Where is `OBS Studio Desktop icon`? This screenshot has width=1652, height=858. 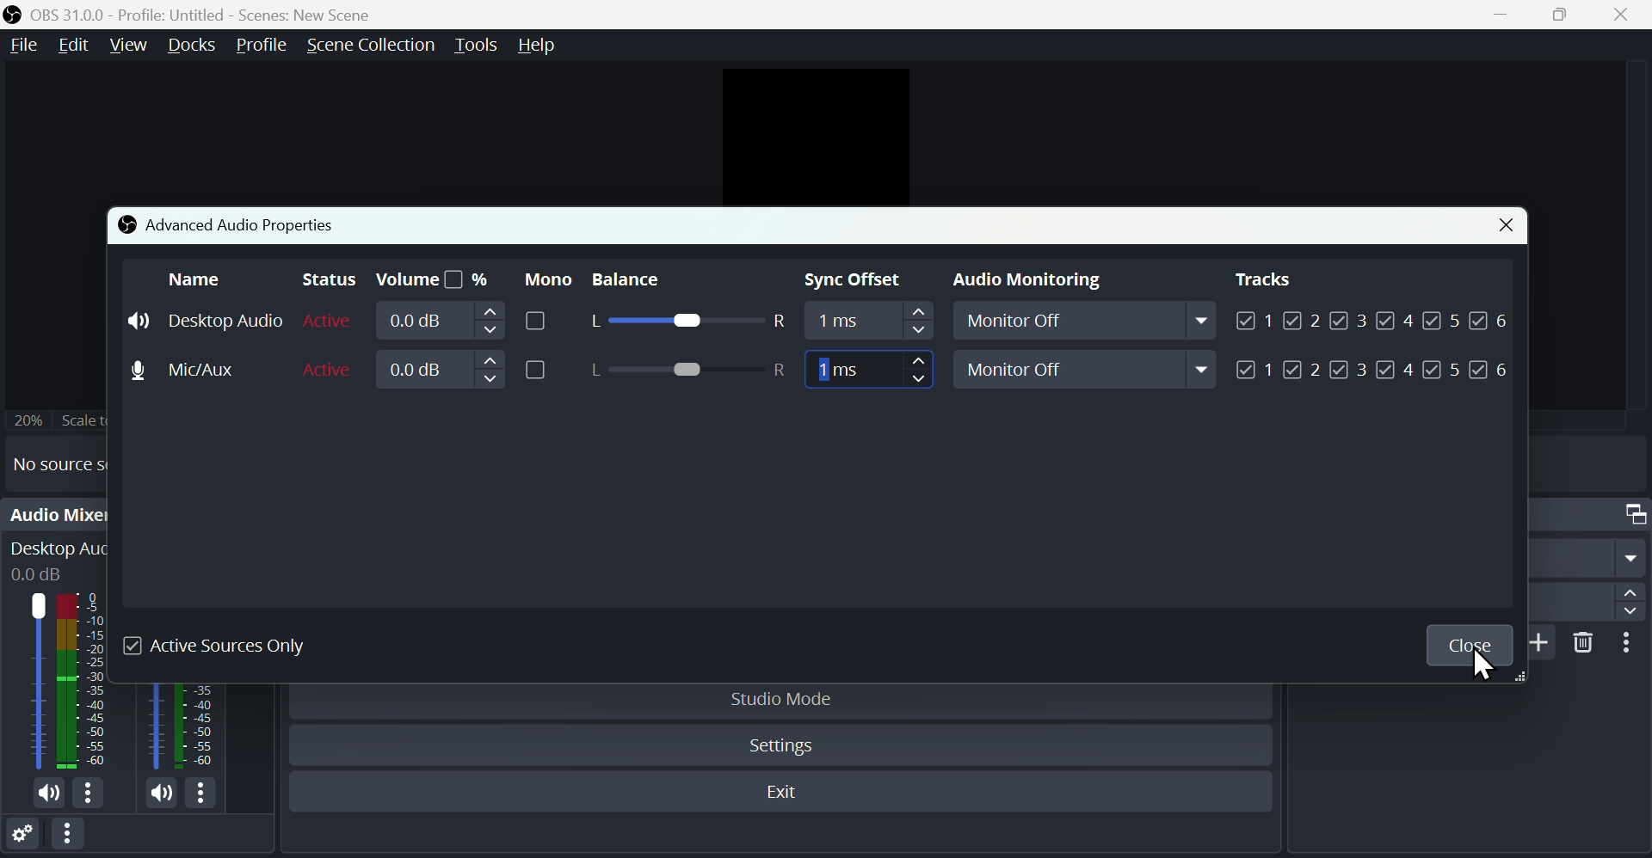 OBS Studio Desktop icon is located at coordinates (13, 15).